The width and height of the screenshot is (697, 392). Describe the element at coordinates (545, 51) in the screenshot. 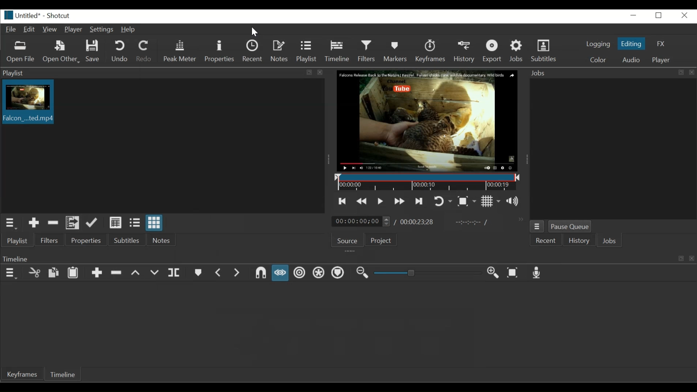

I see `Subtitles` at that location.